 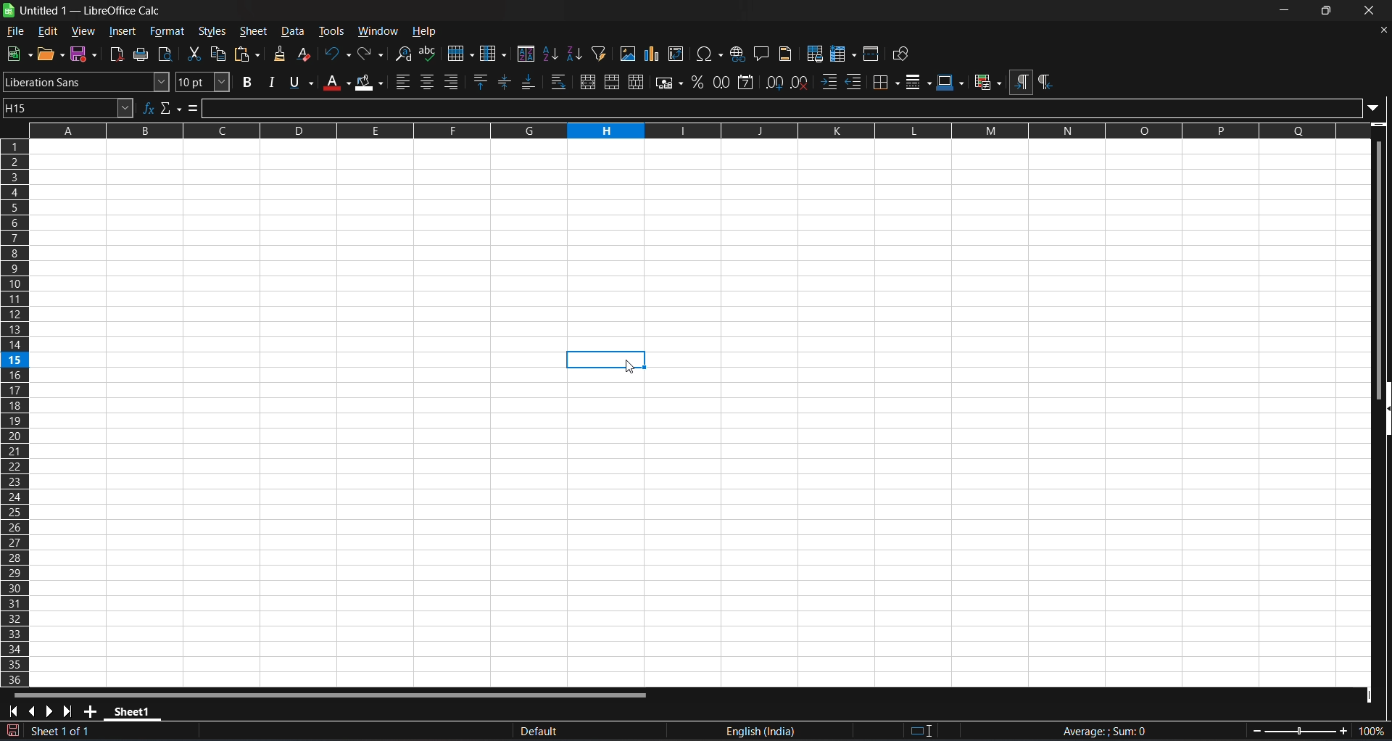 I want to click on format as percent, so click(x=697, y=82).